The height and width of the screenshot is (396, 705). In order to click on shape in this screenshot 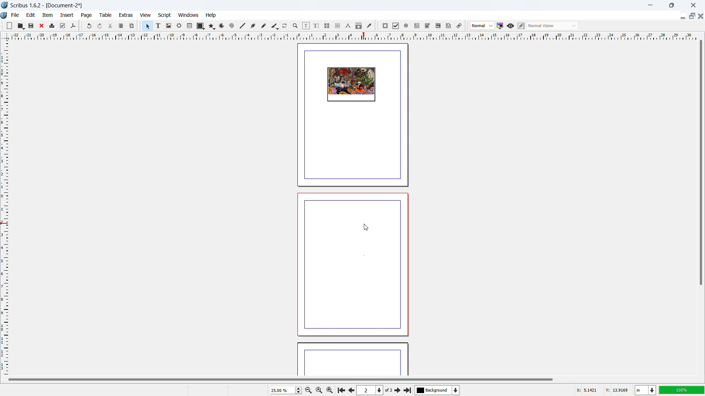, I will do `click(201, 26)`.